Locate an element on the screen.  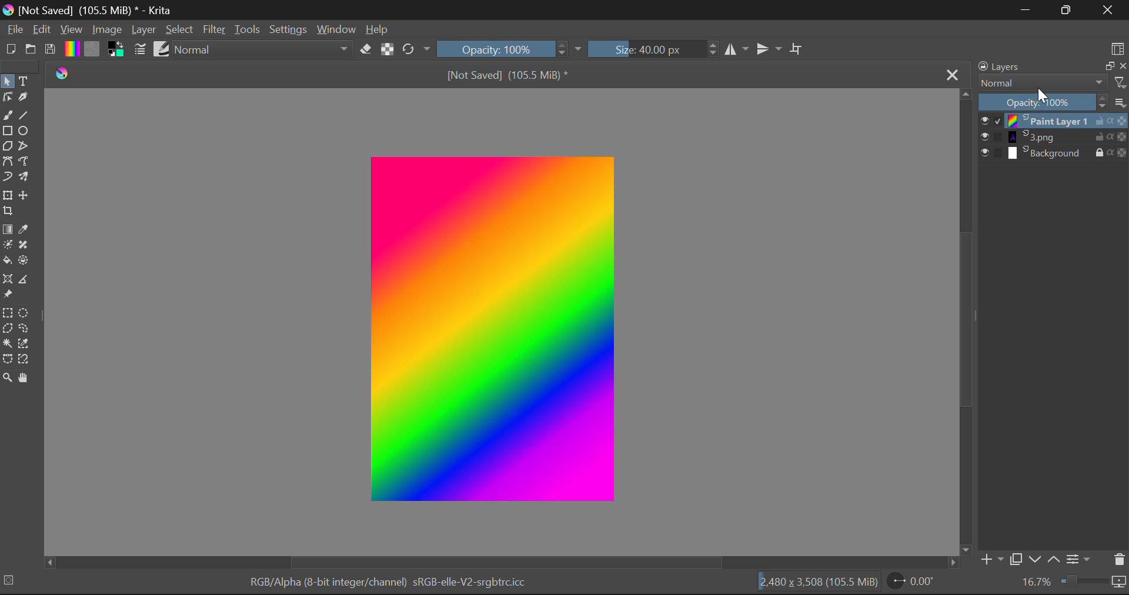
Freehand is located at coordinates (8, 115).